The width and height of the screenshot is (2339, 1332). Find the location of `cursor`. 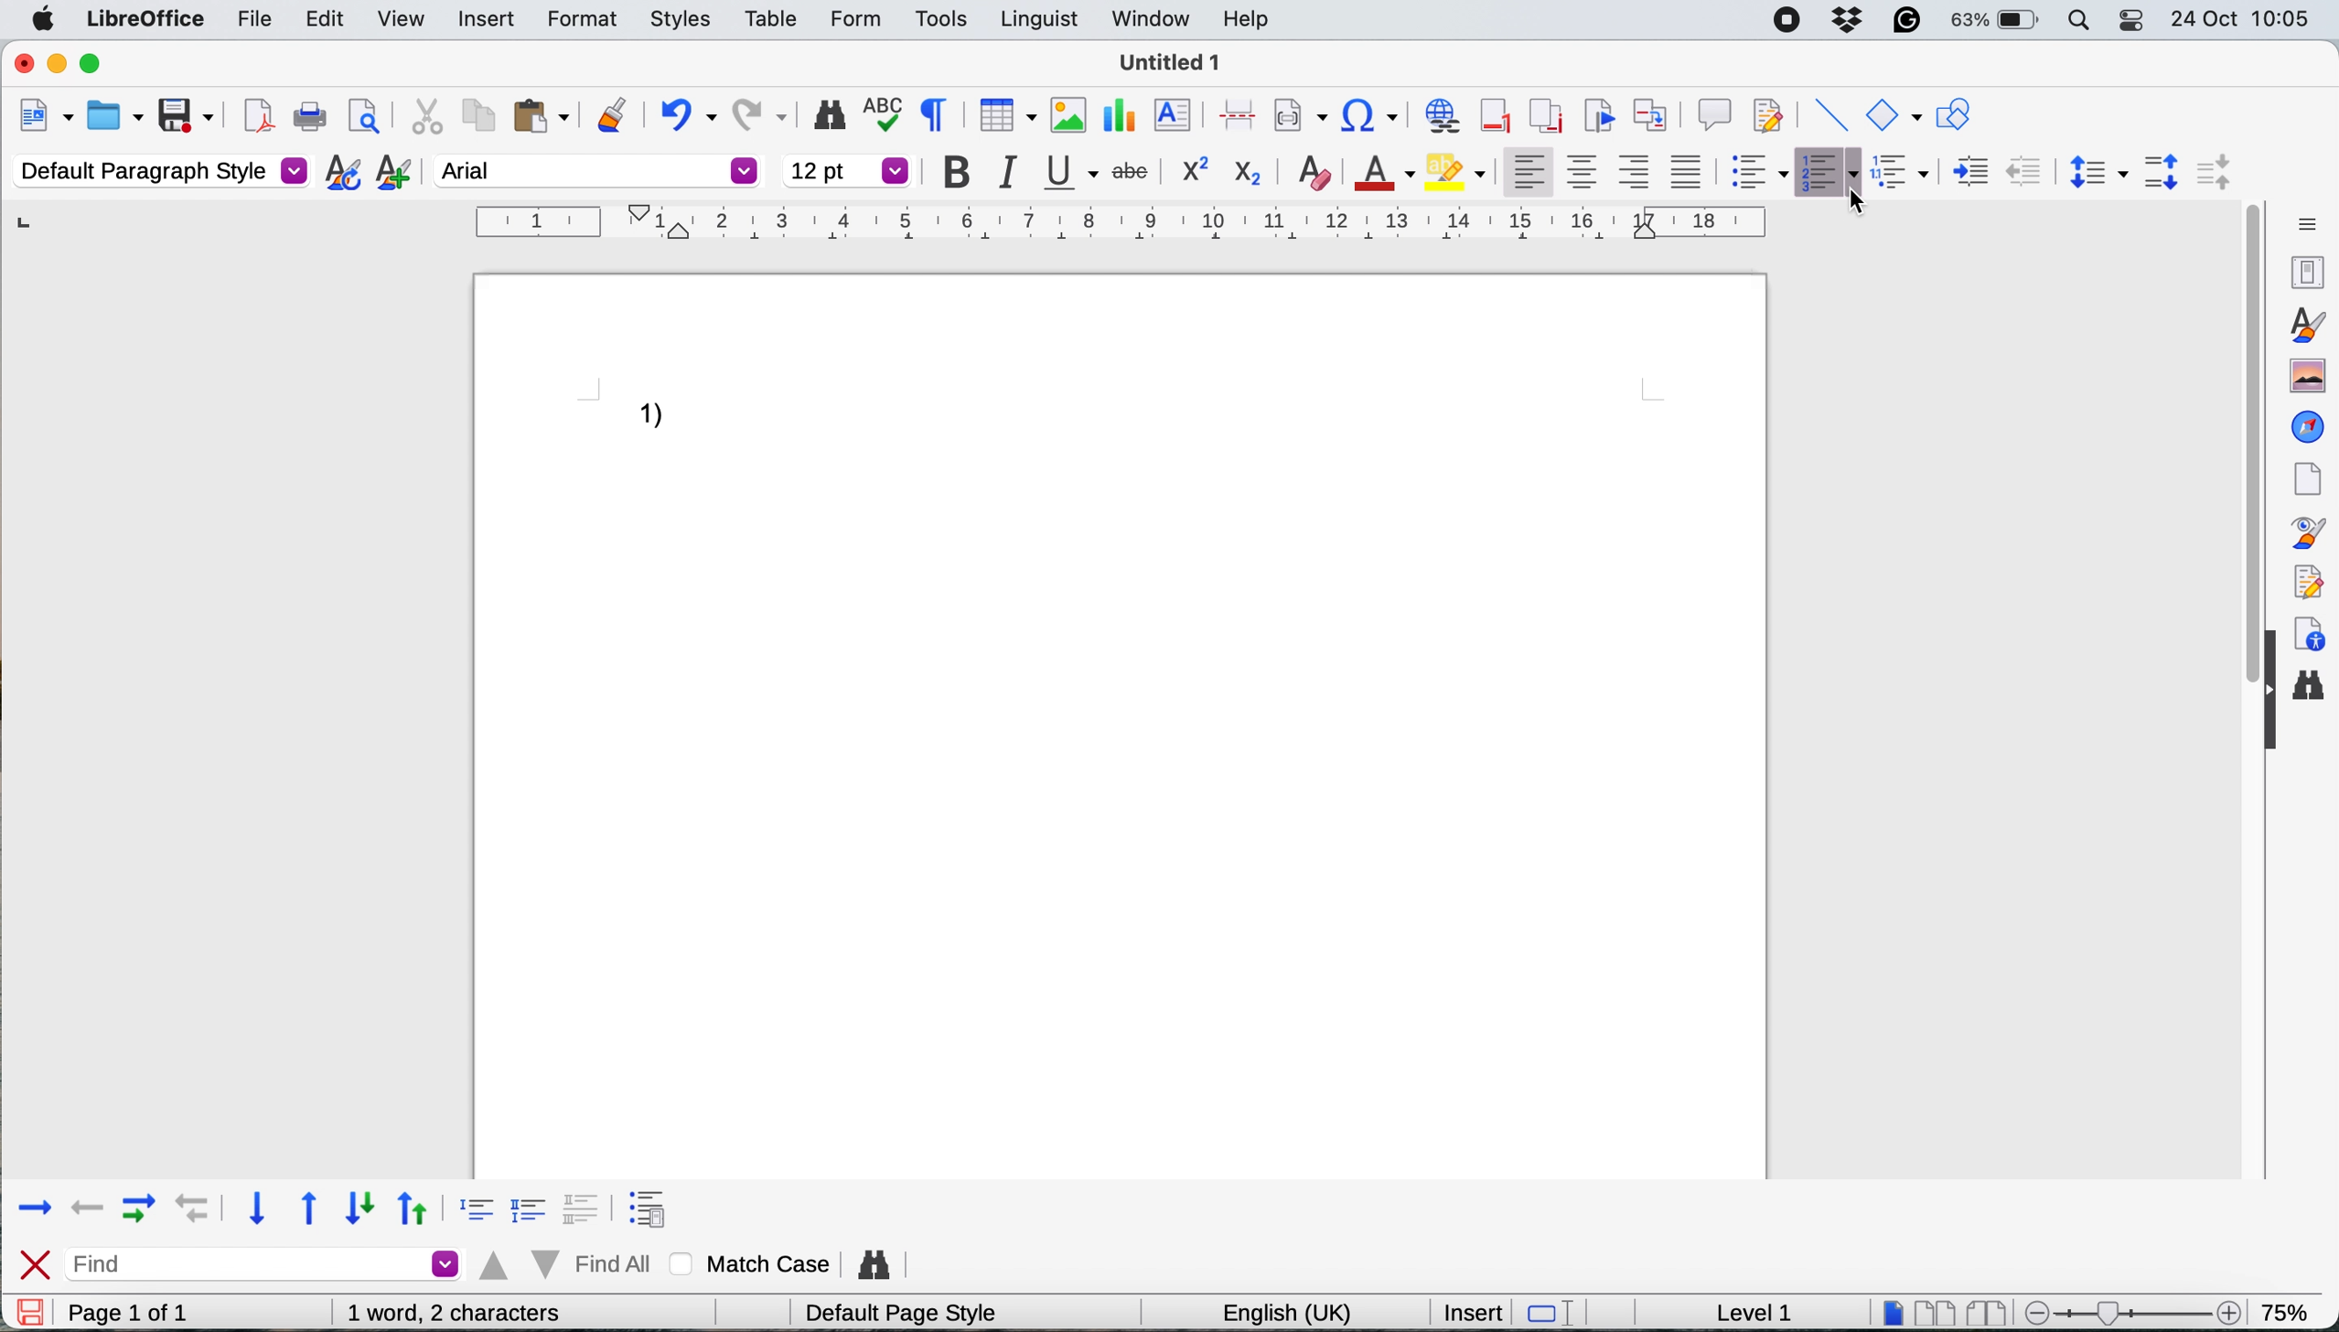

cursor is located at coordinates (1860, 200).